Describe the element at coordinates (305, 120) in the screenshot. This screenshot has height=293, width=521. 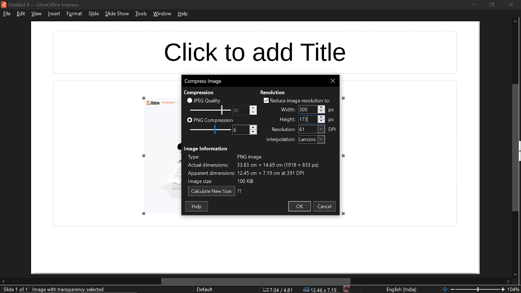
I see `height` at that location.